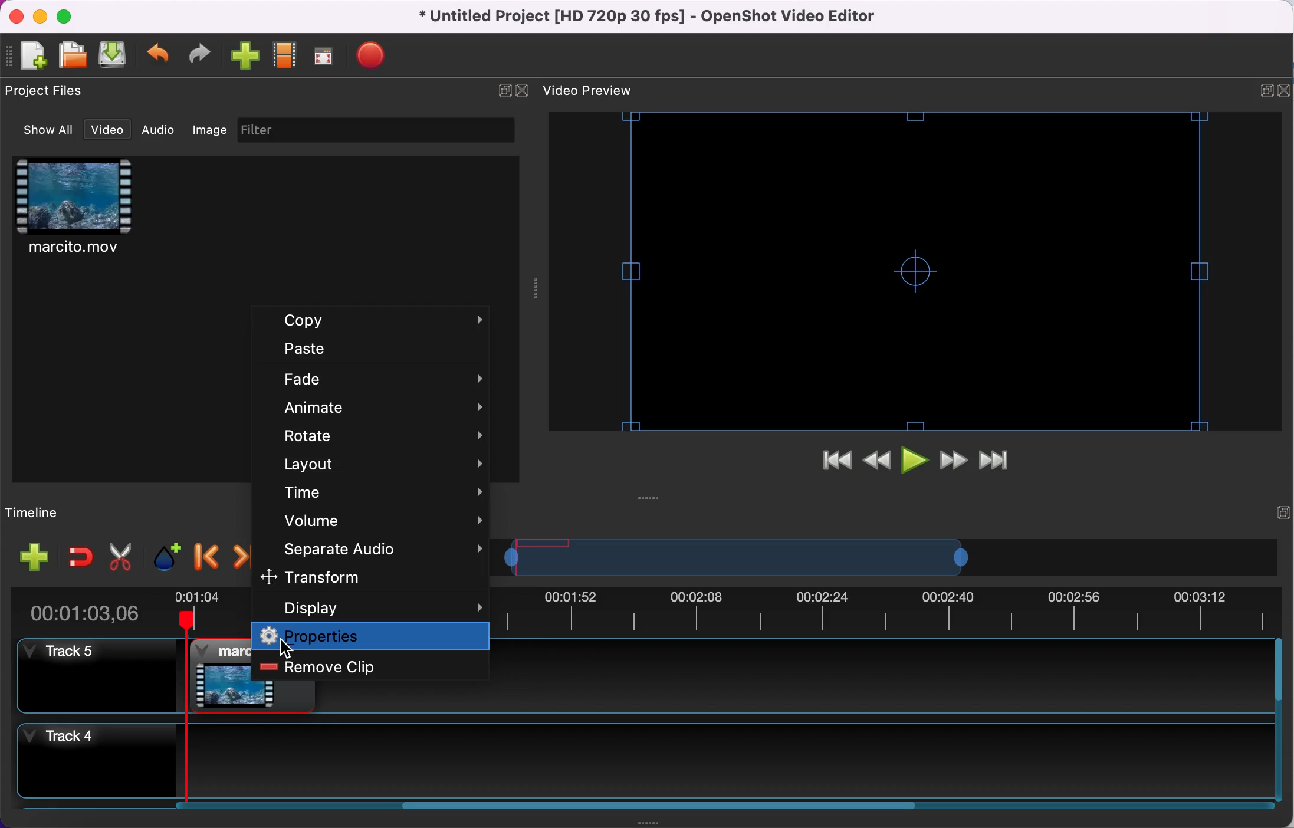 The width and height of the screenshot is (1294, 828). What do you see at coordinates (40, 16) in the screenshot?
I see `minimize` at bounding box center [40, 16].